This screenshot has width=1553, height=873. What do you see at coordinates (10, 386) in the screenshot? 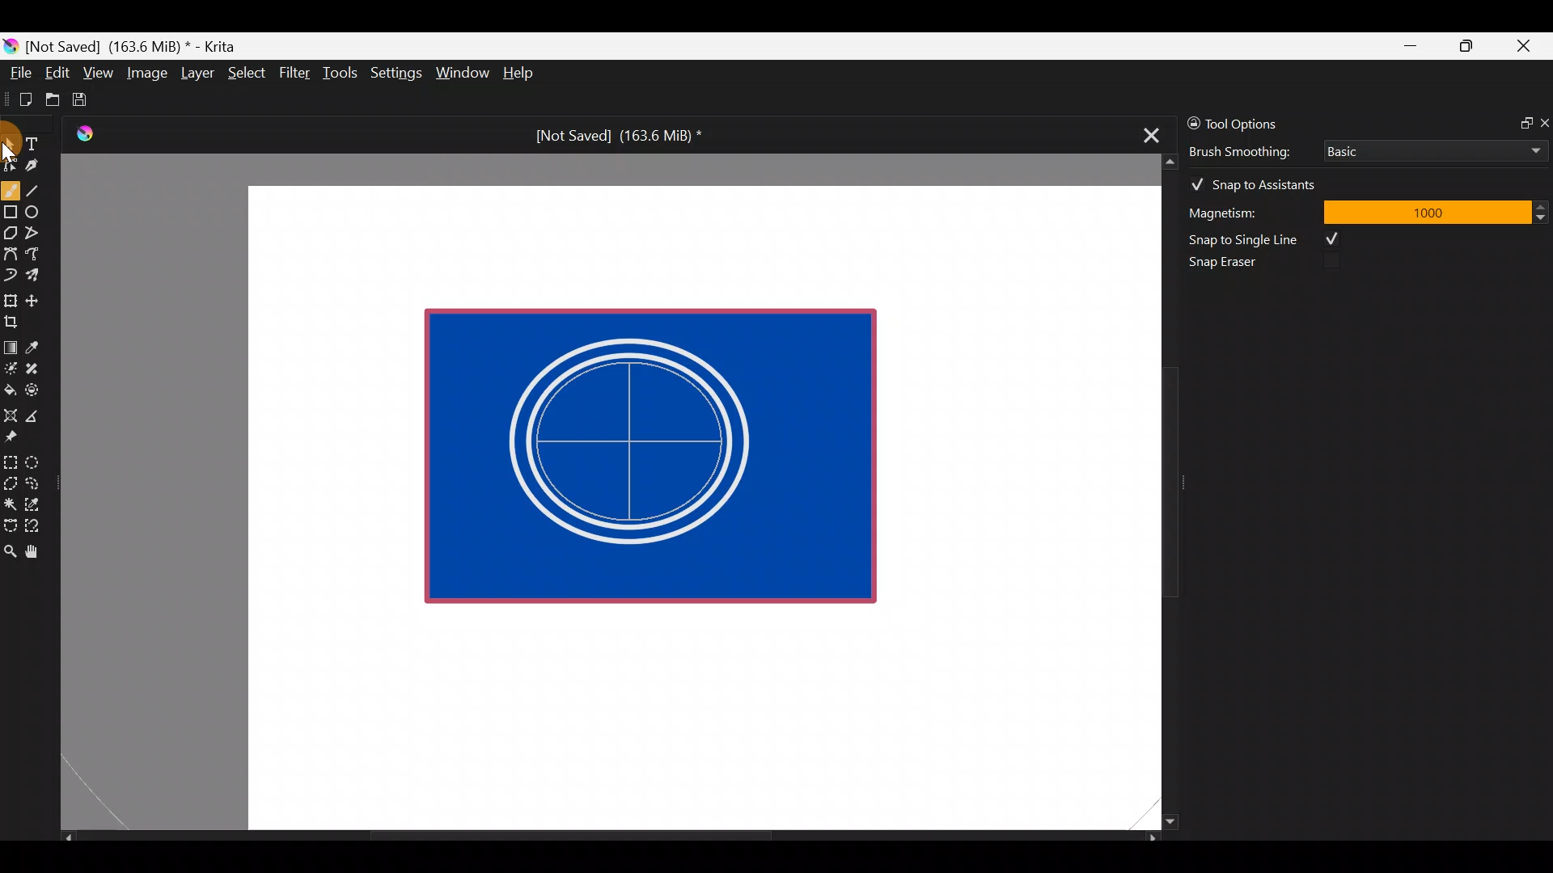
I see `Fill a contiguous area of colour with colour/fill a selection` at bounding box center [10, 386].